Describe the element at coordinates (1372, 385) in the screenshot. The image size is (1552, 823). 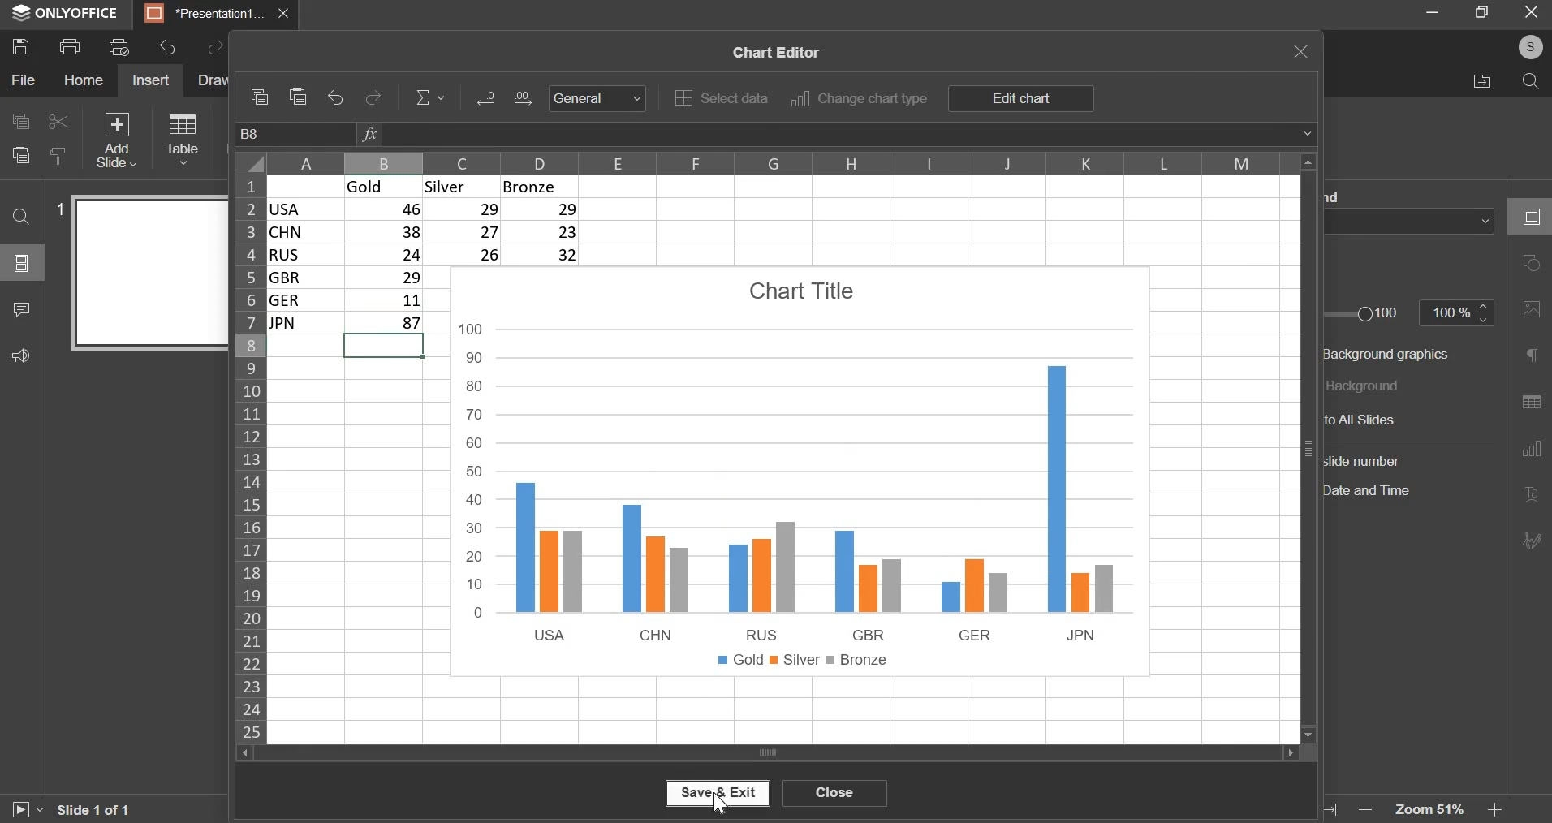
I see `background` at that location.